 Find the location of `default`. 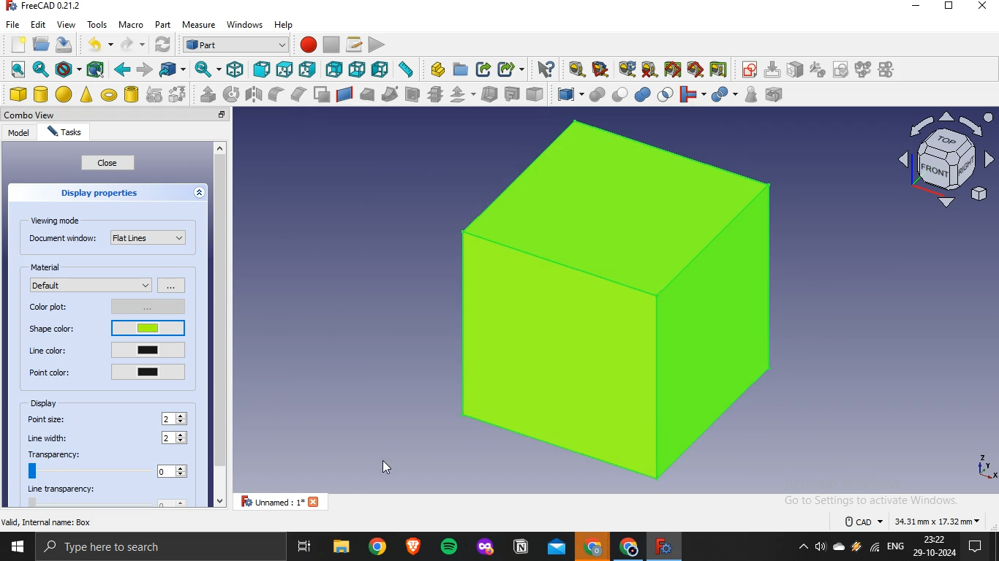

default is located at coordinates (91, 284).